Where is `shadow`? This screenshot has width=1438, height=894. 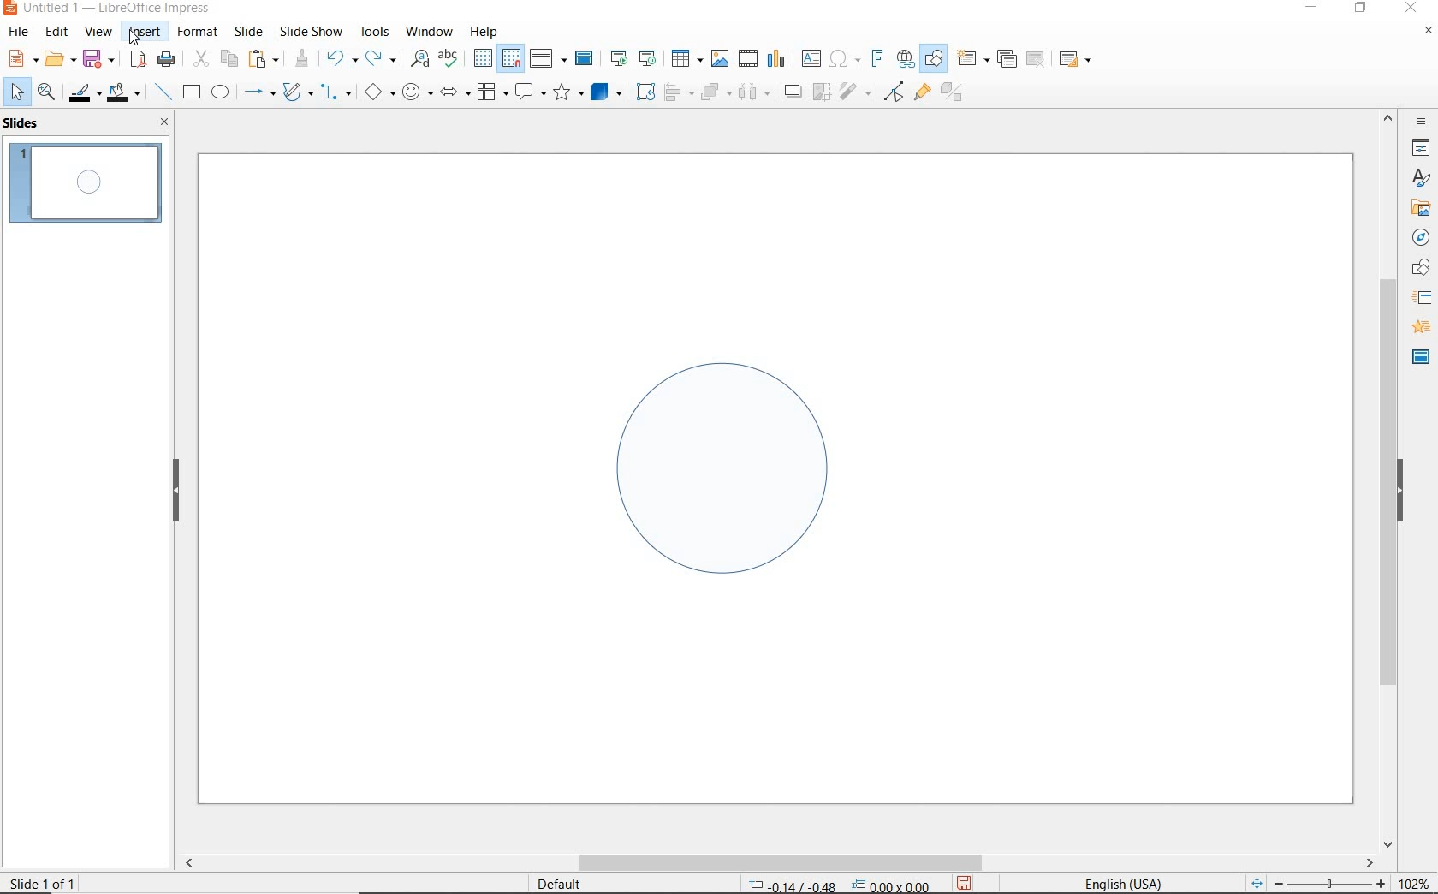 shadow is located at coordinates (792, 90).